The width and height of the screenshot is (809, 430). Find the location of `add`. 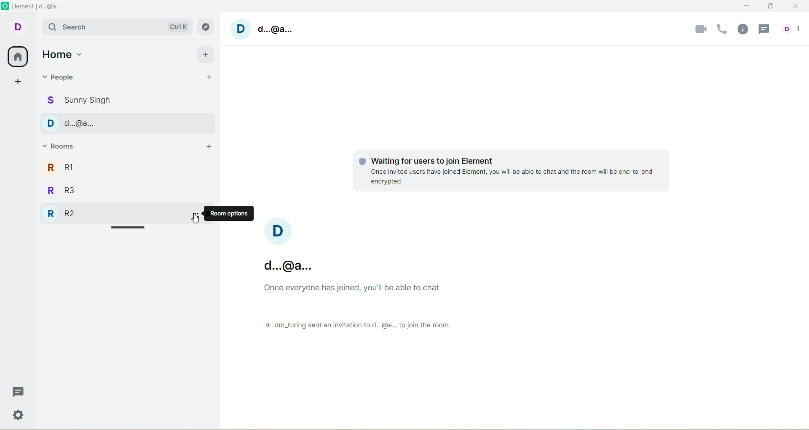

add is located at coordinates (206, 54).